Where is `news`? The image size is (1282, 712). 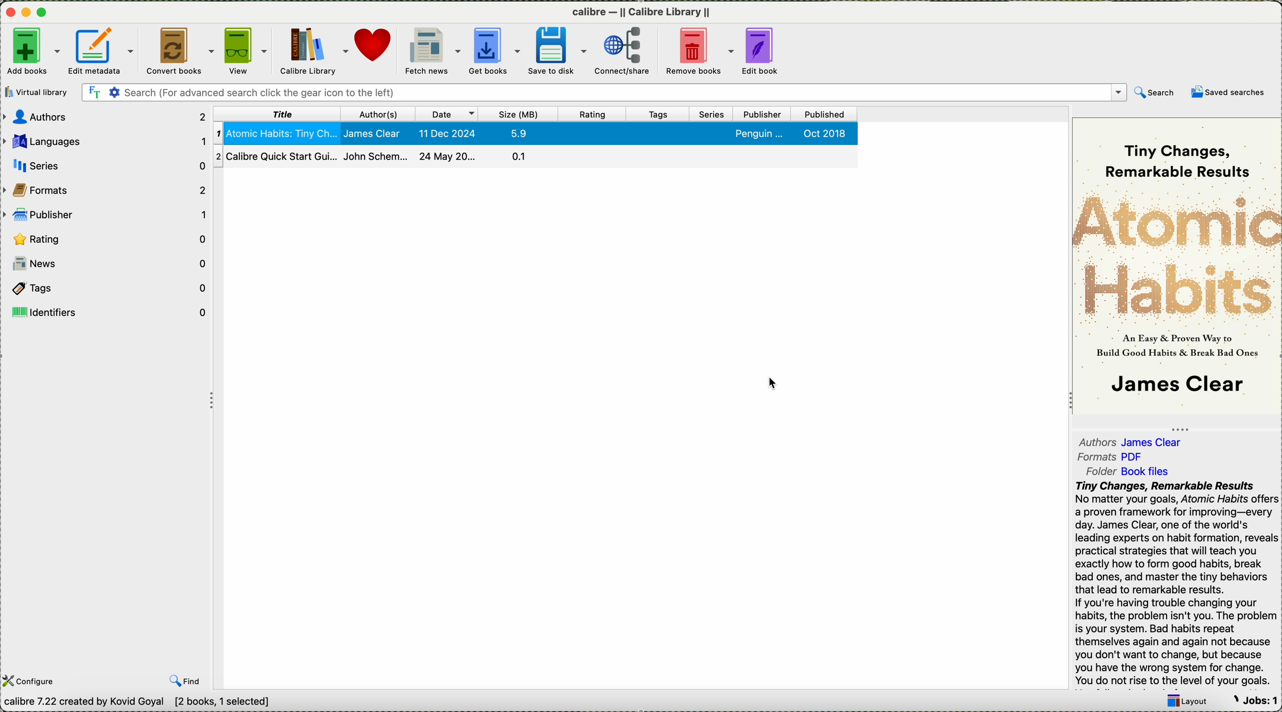
news is located at coordinates (107, 262).